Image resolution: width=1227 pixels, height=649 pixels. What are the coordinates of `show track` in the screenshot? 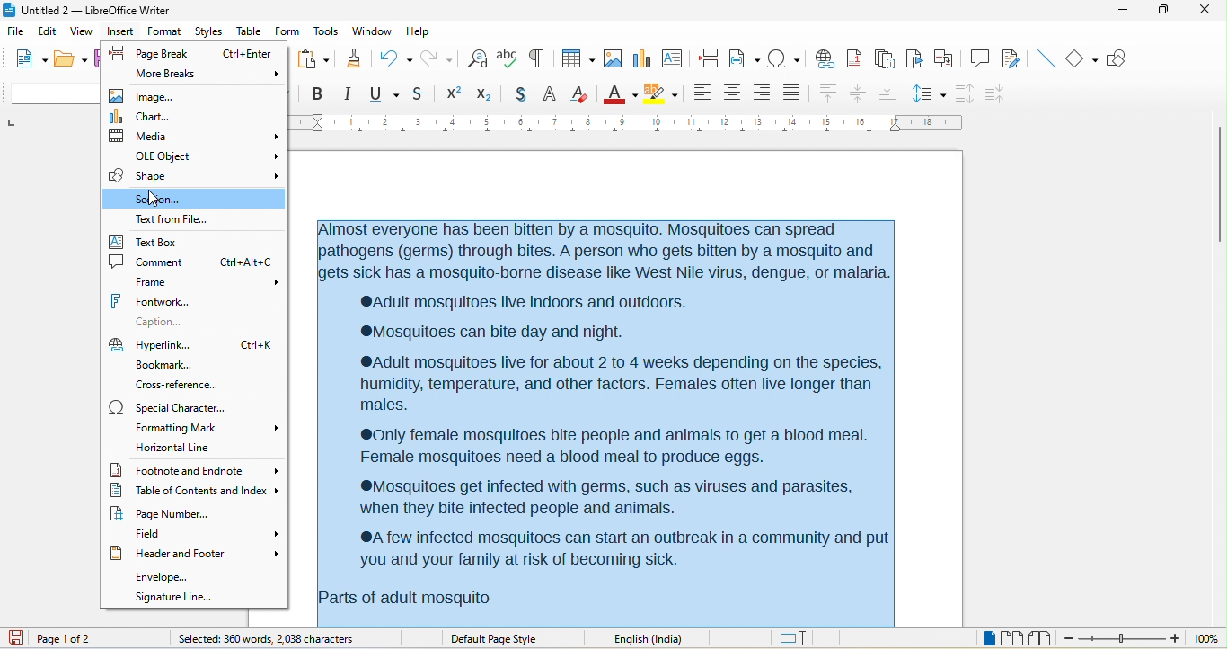 It's located at (1017, 59).